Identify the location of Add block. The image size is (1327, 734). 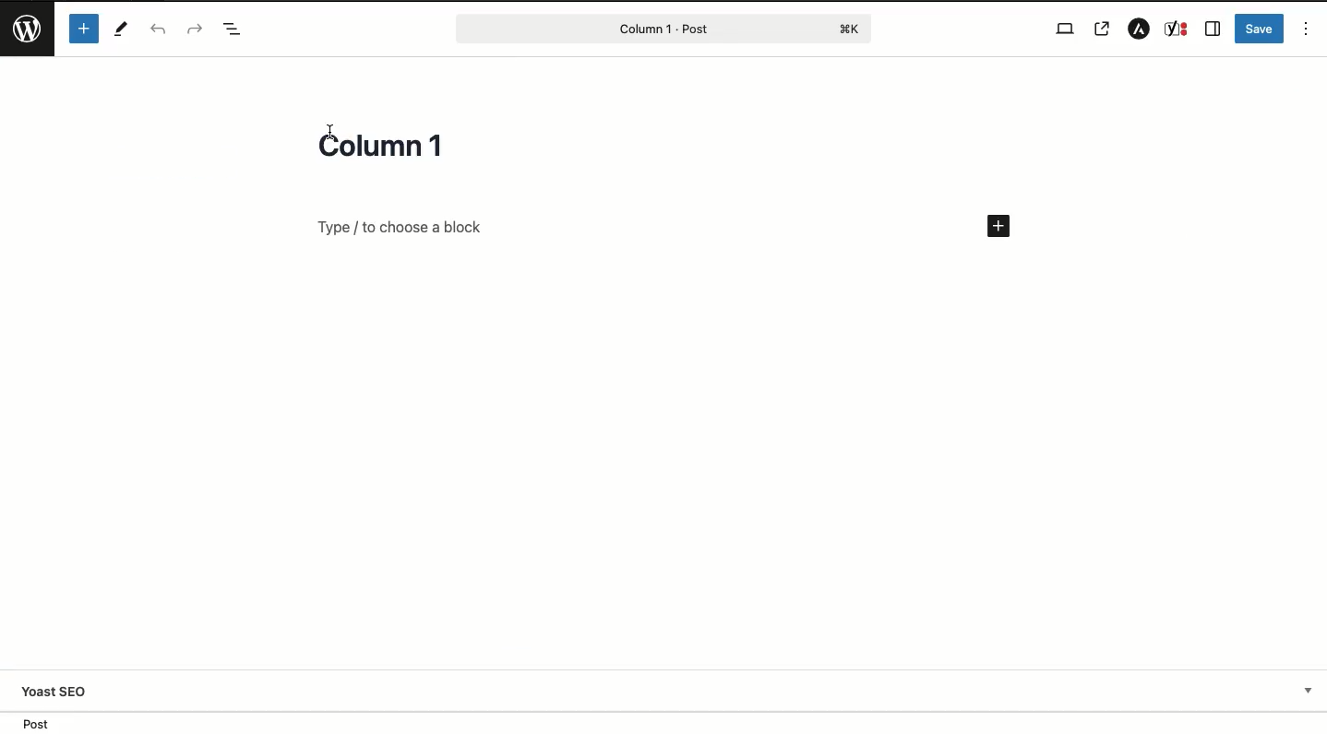
(616, 227).